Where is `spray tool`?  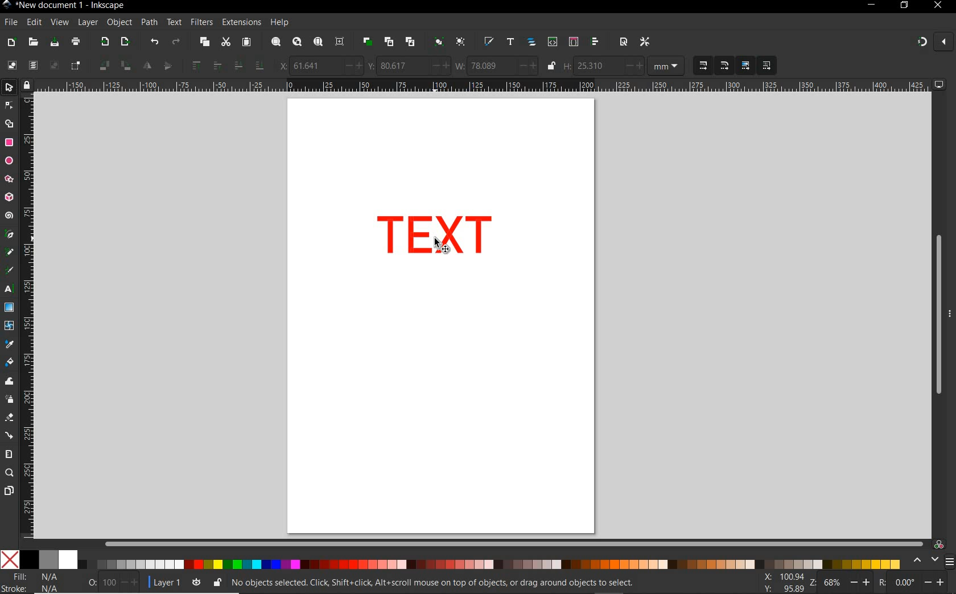 spray tool is located at coordinates (9, 399).